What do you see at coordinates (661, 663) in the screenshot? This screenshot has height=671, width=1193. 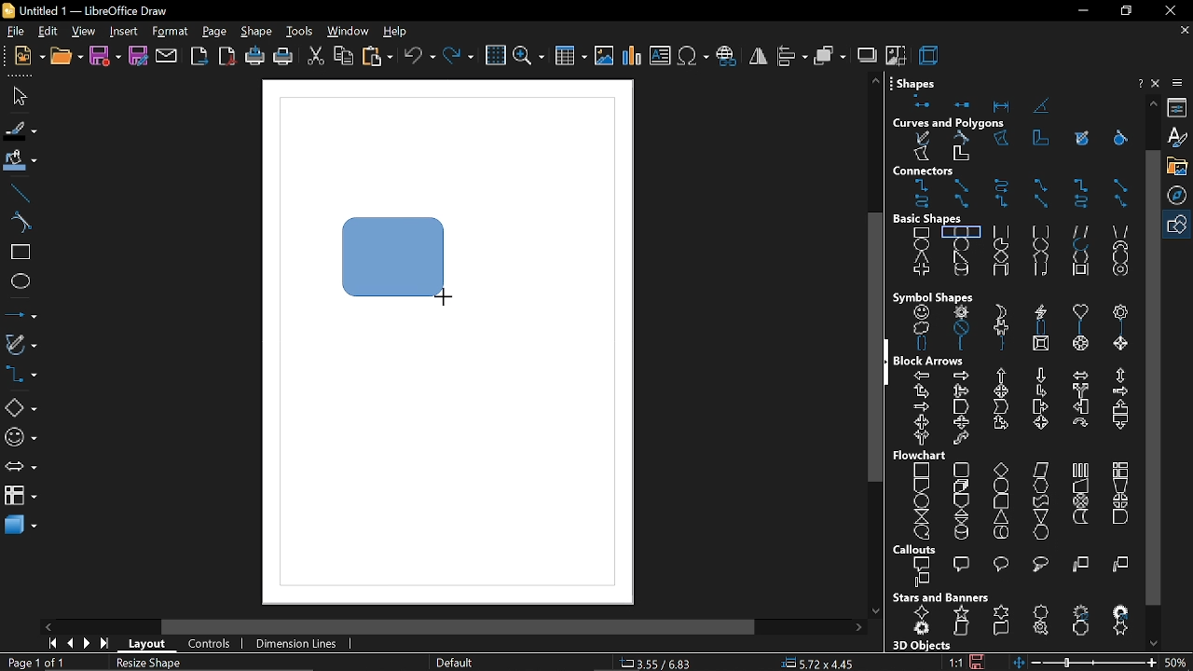 I see `co-ordinate` at bounding box center [661, 663].